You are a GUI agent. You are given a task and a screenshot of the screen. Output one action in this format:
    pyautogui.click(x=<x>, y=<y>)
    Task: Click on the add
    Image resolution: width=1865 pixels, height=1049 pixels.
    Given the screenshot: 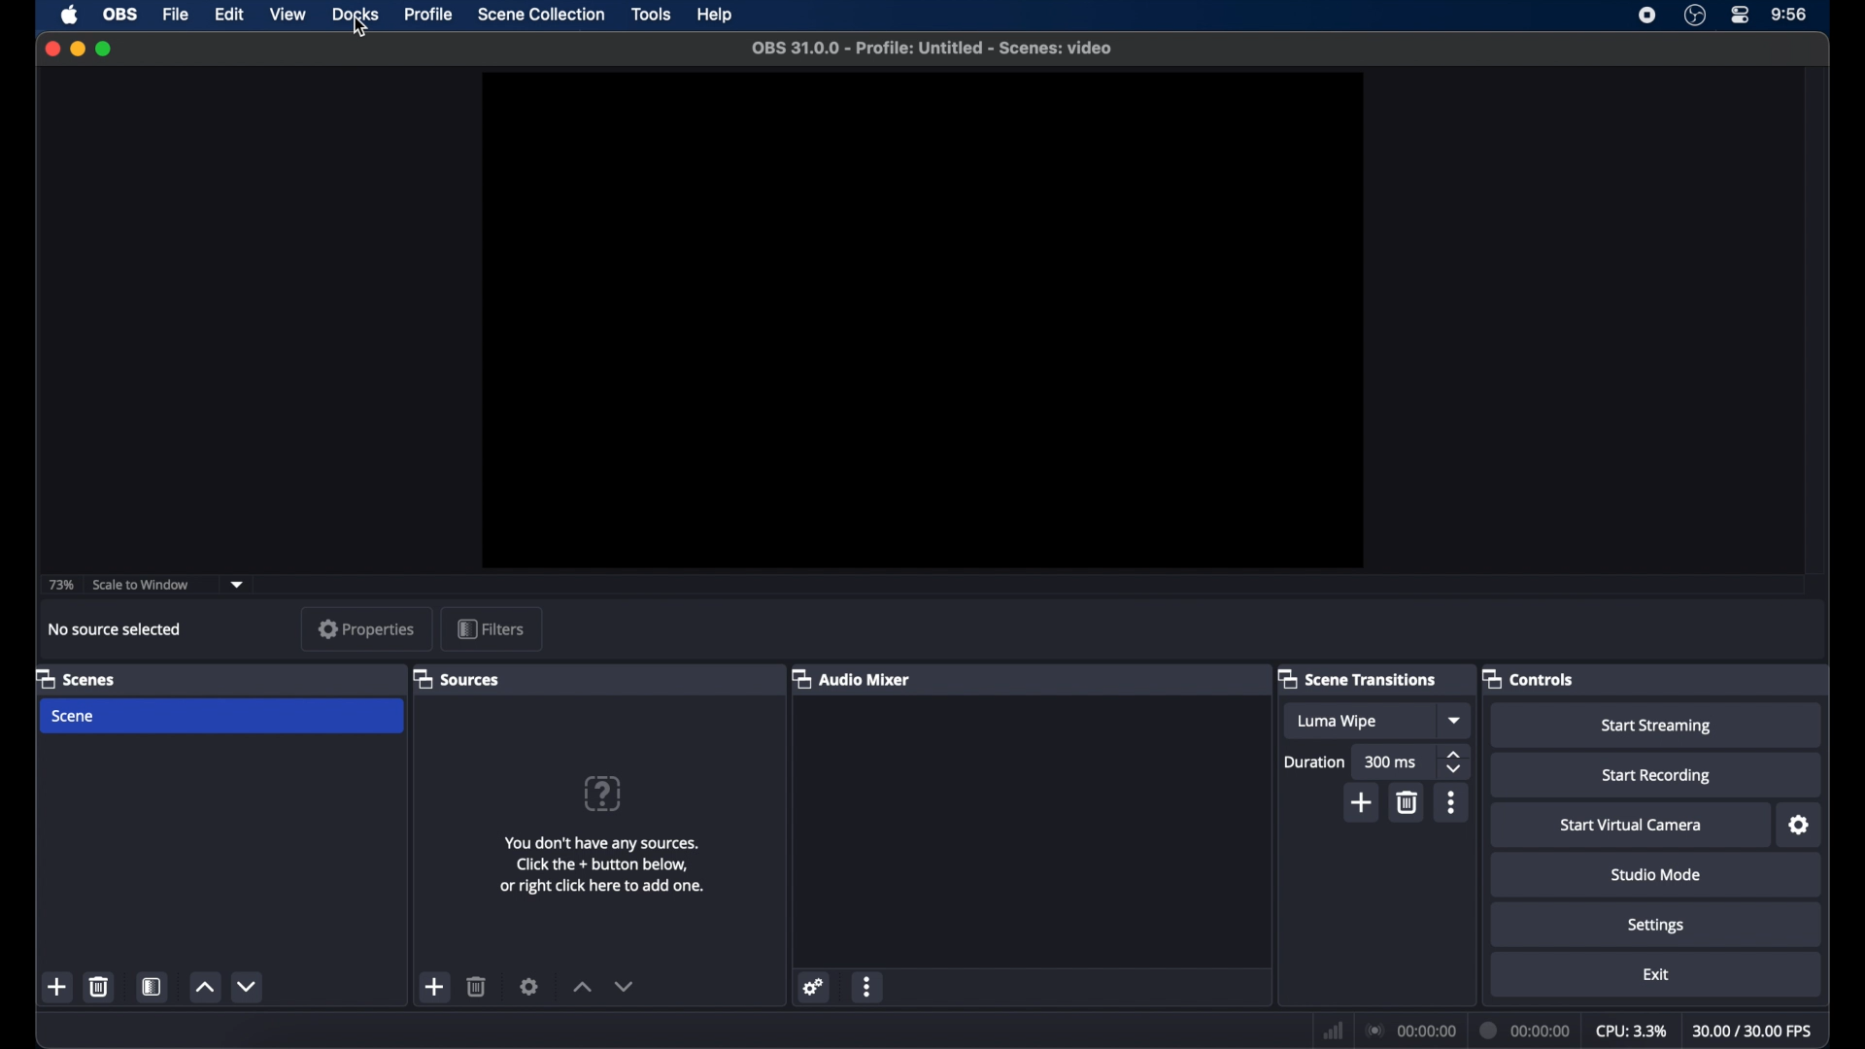 What is the action you would take?
    pyautogui.click(x=1362, y=802)
    